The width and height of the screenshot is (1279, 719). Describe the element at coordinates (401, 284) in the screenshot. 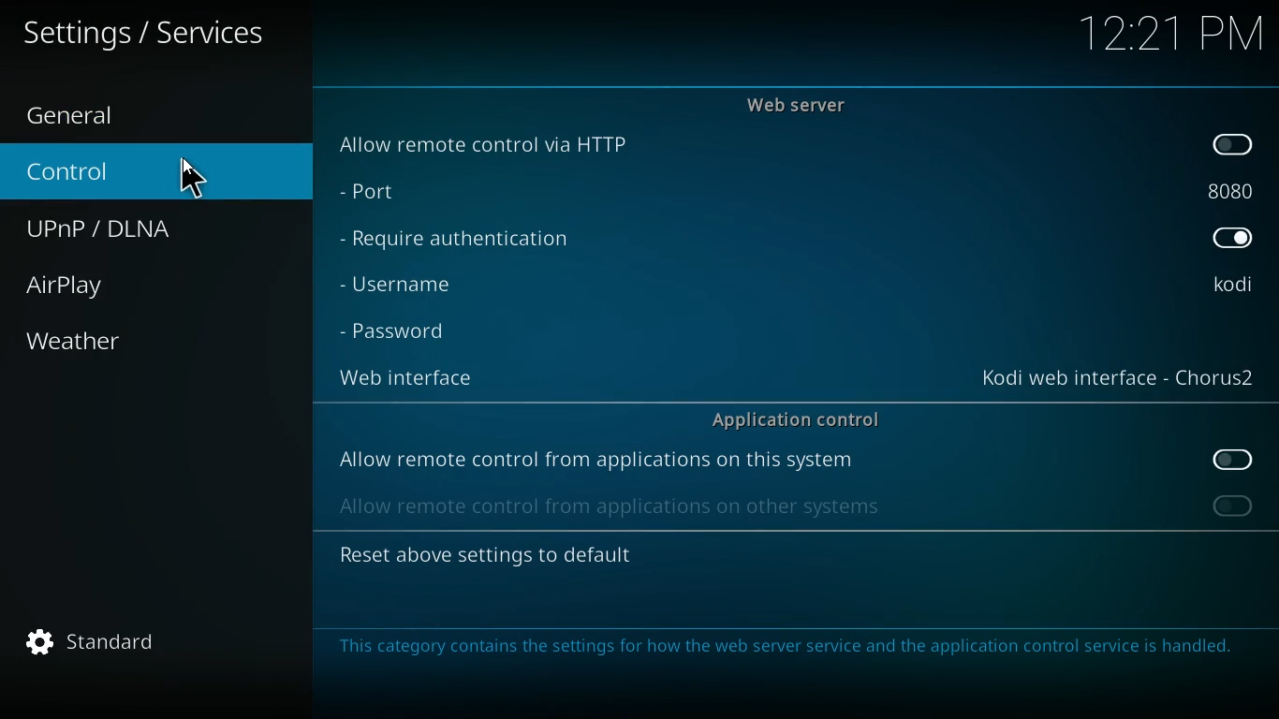

I see `username` at that location.